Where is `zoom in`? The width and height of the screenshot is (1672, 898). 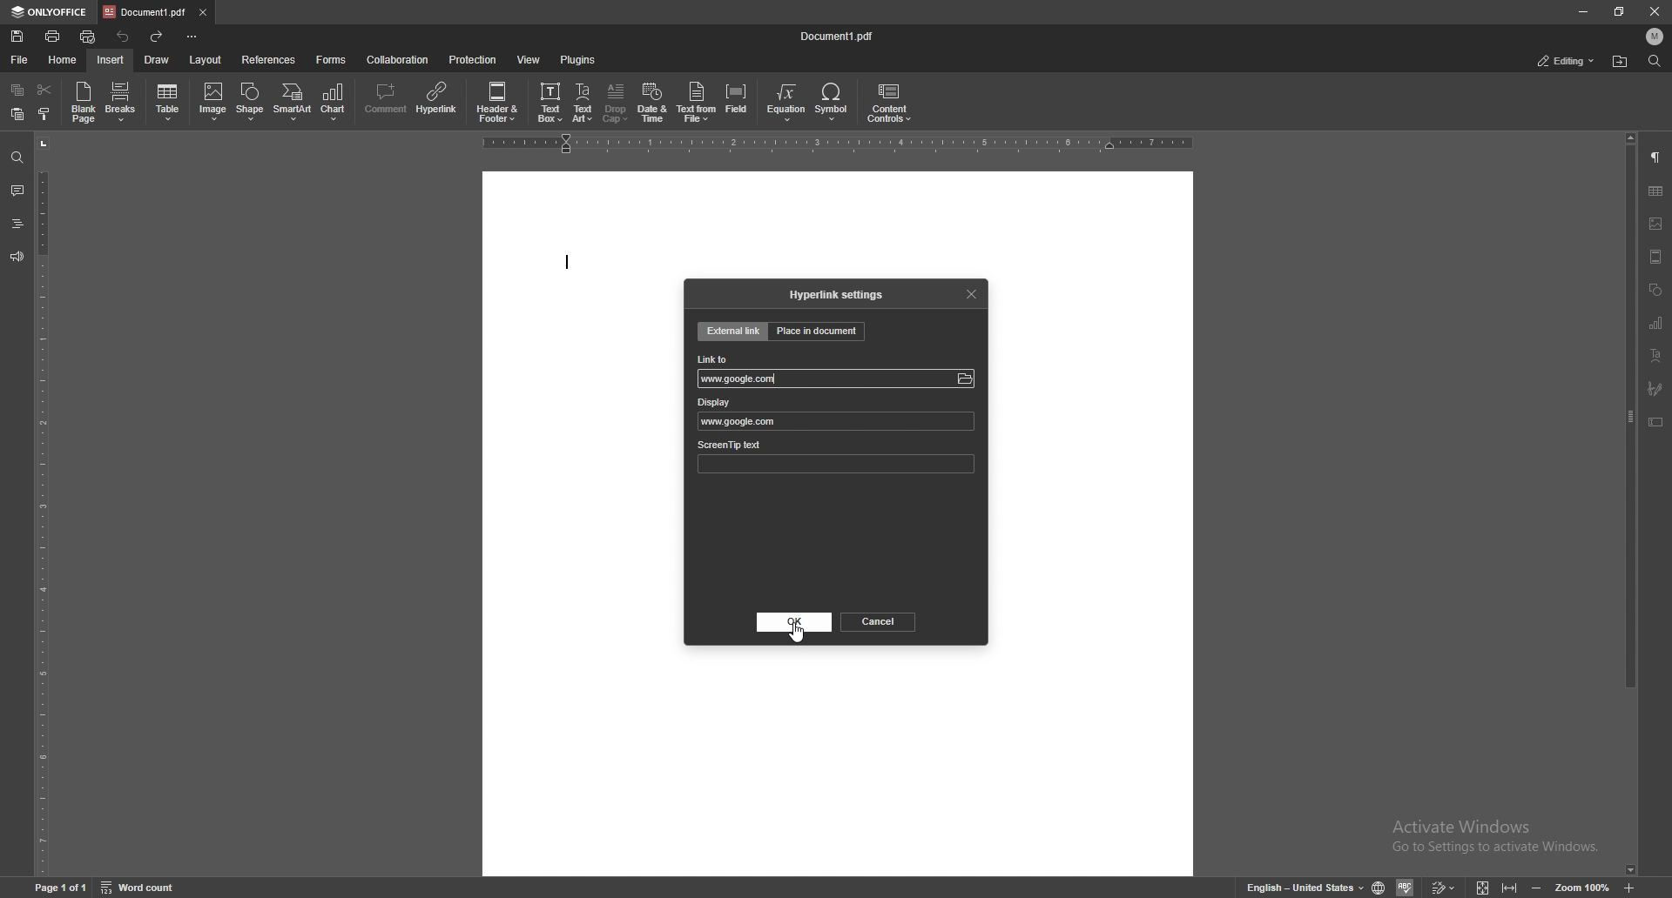 zoom in is located at coordinates (1534, 888).